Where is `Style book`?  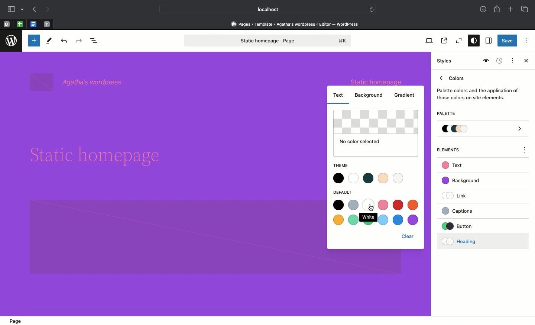
Style book is located at coordinates (485, 61).